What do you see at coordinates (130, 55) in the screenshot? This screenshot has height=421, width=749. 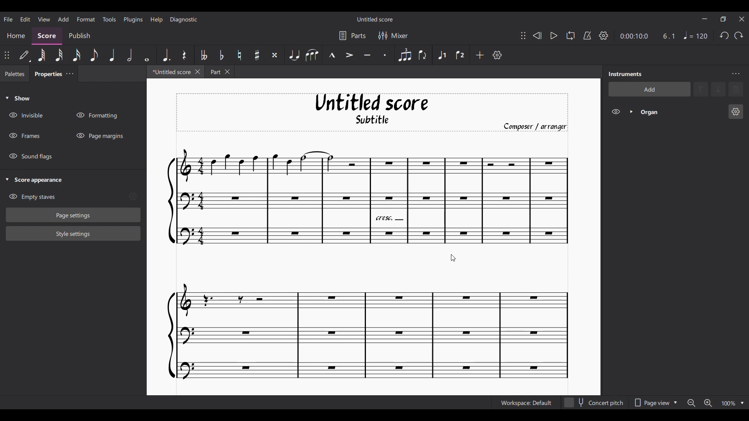 I see `Half note` at bounding box center [130, 55].